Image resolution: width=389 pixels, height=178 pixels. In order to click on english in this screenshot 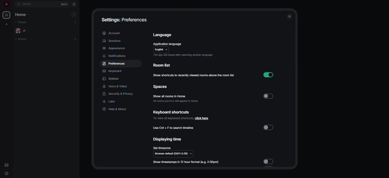, I will do `click(162, 50)`.